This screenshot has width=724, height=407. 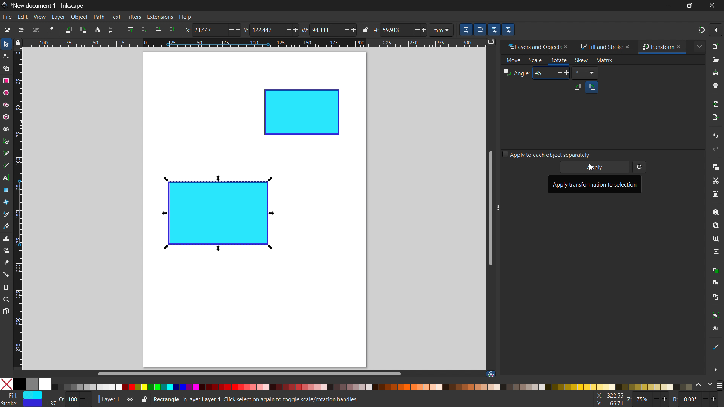 I want to click on 45, so click(x=551, y=73).